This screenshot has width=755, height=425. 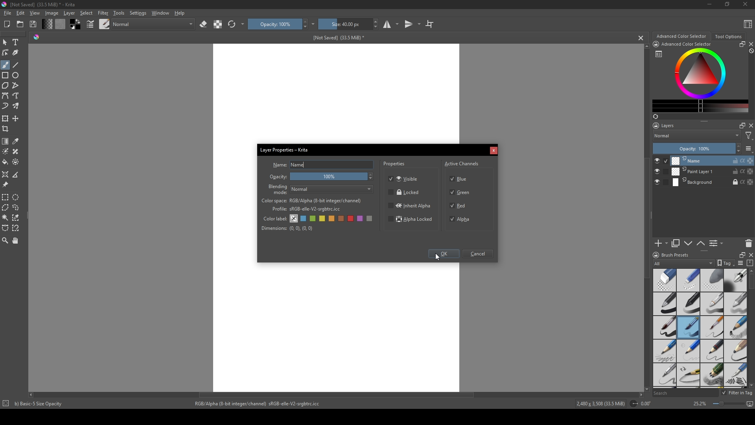 I want to click on red, so click(x=352, y=218).